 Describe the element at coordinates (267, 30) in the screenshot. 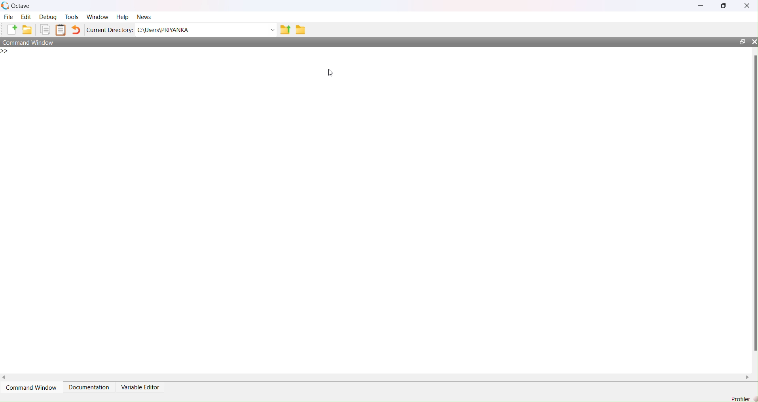

I see `dropdown` at that location.